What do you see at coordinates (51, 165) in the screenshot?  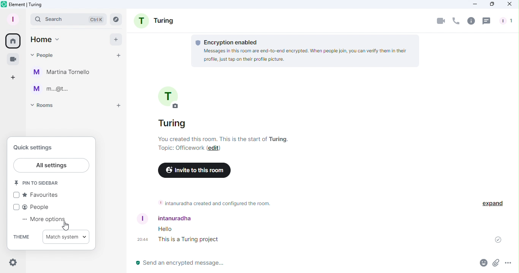 I see `All settings` at bounding box center [51, 165].